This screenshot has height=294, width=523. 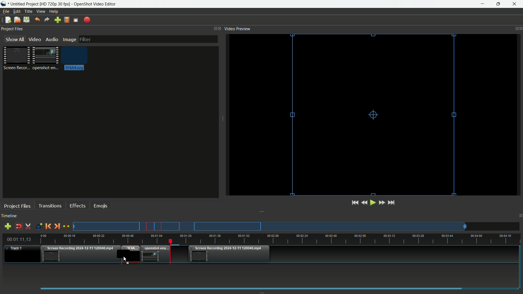 I want to click on Open file, so click(x=17, y=20).